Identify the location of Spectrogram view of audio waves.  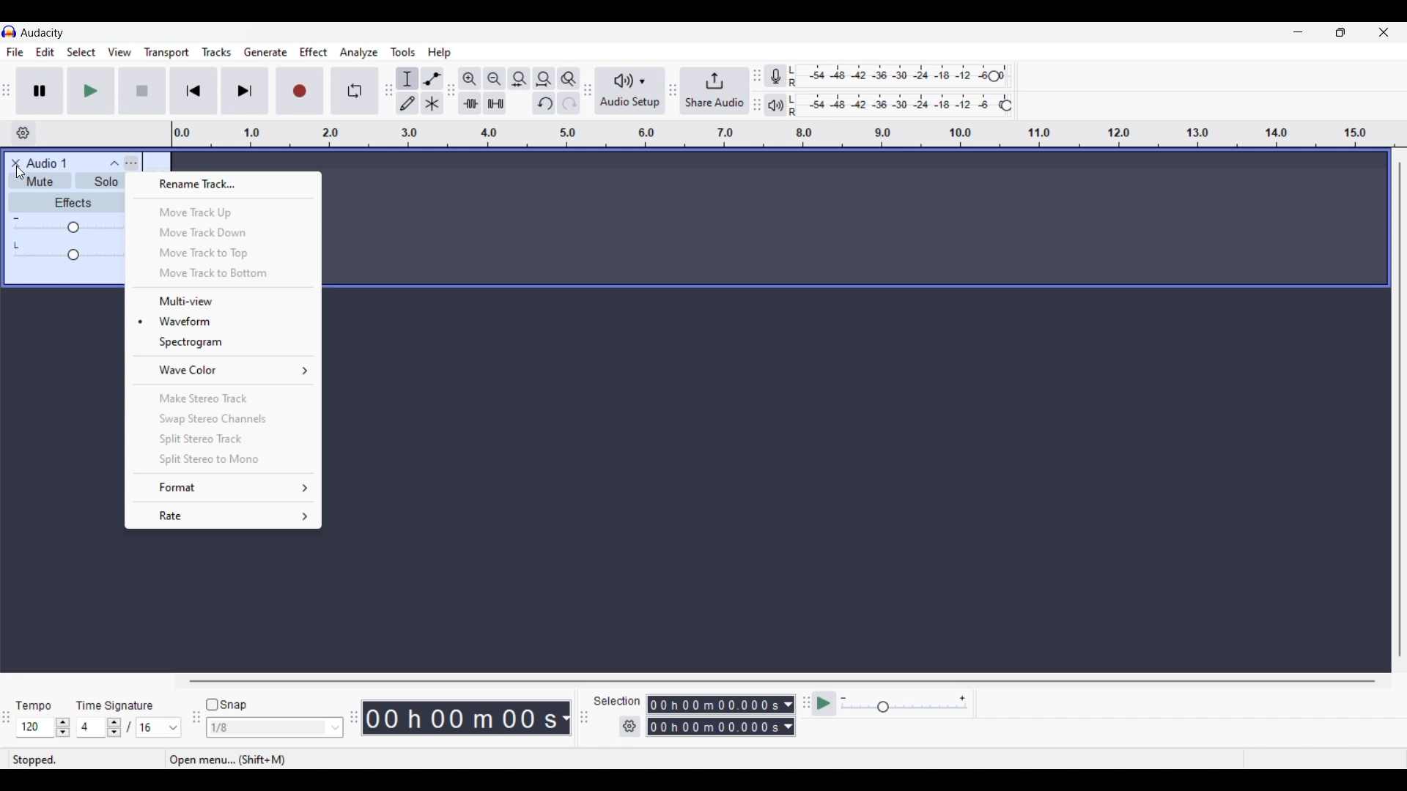
(224, 342).